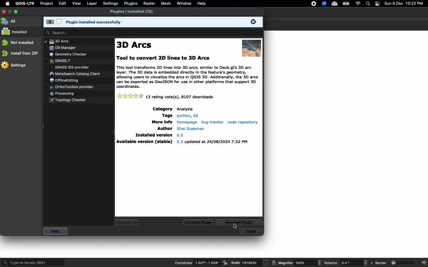 This screenshot has height=267, width=428. I want to click on code repository, so click(243, 122).